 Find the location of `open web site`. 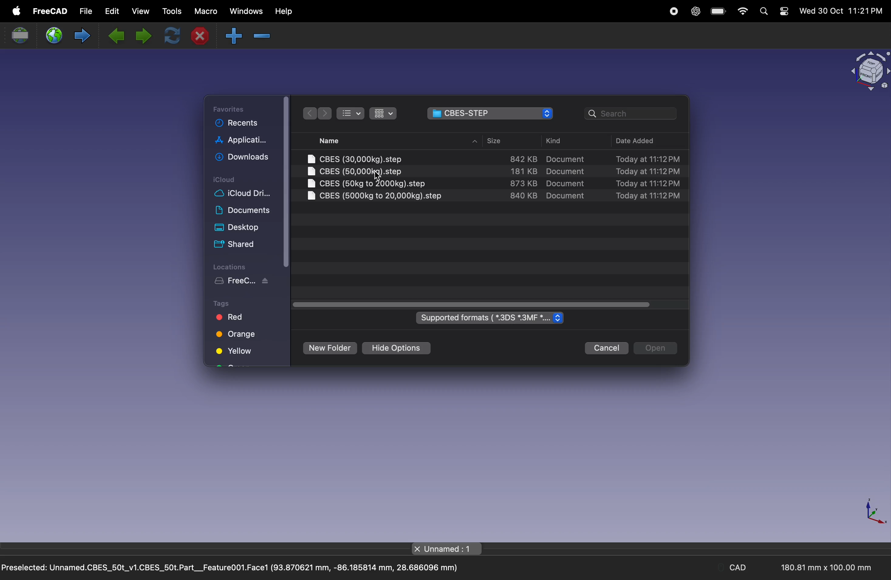

open web site is located at coordinates (54, 35).